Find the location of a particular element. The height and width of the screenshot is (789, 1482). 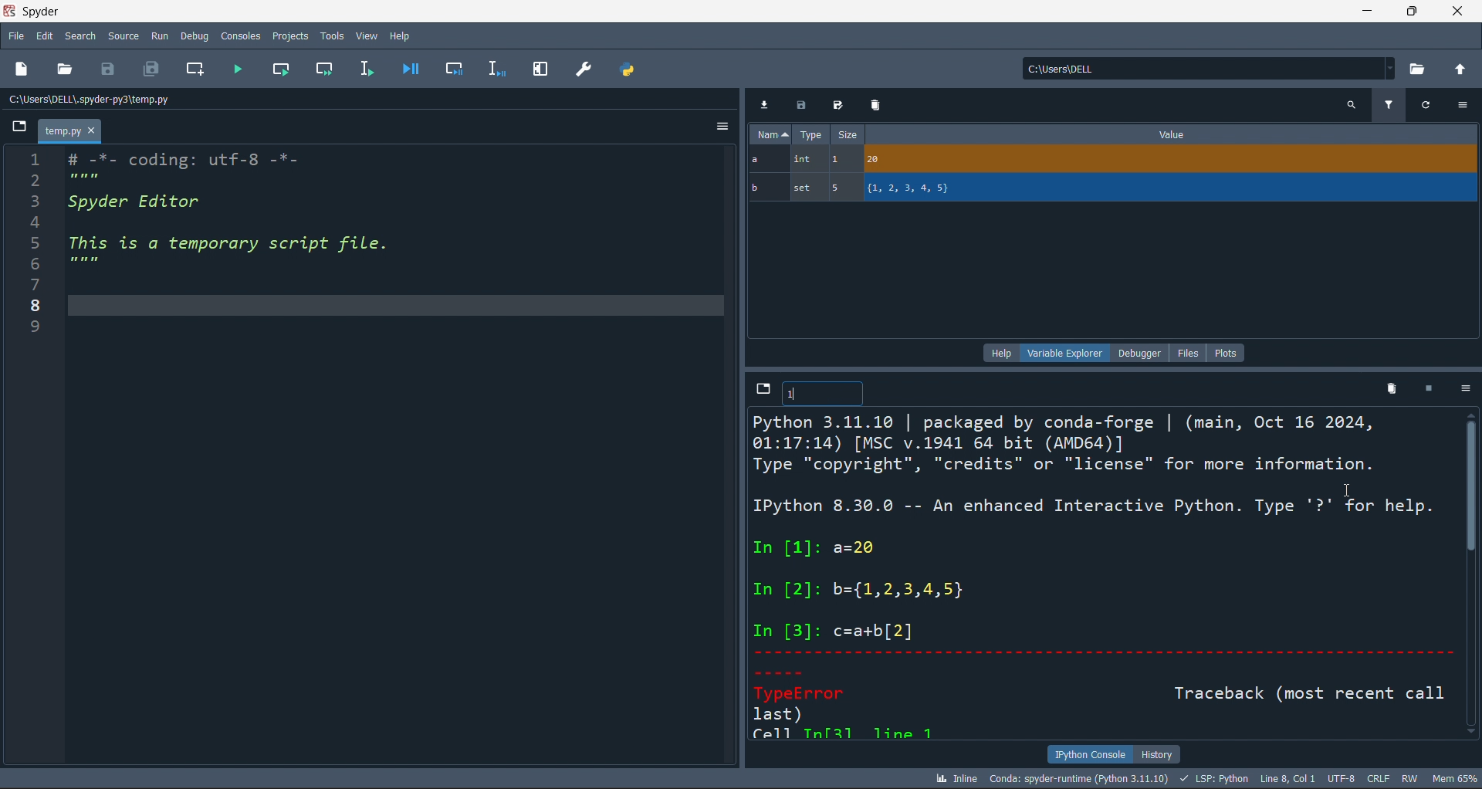

close is located at coordinates (1458, 11).